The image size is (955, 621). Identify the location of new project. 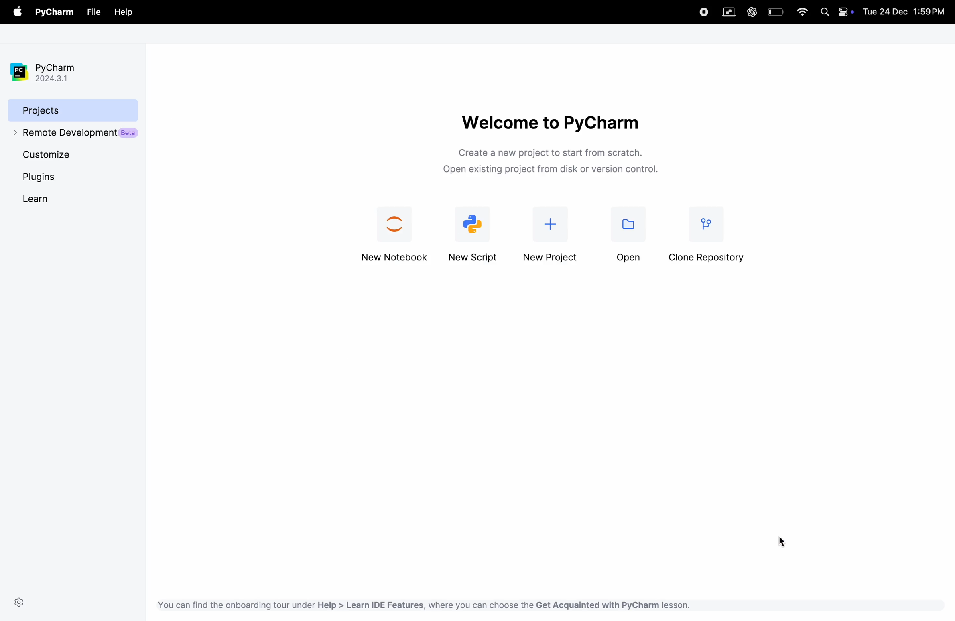
(475, 233).